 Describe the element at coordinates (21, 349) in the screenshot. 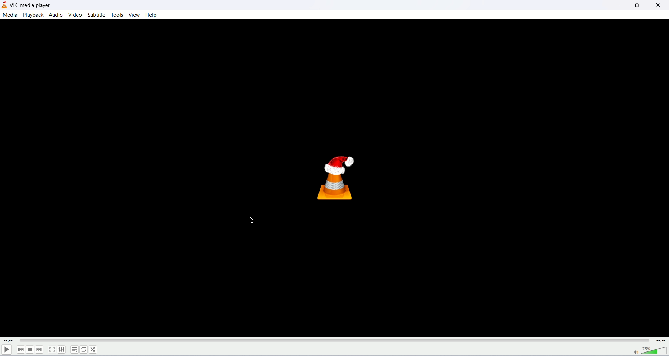

I see `previous track` at that location.